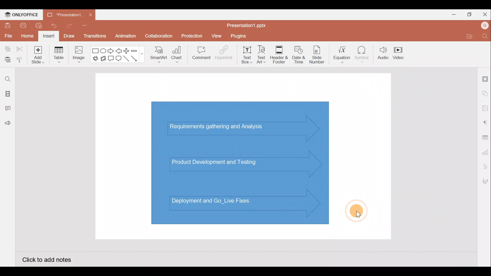 Image resolution: width=491 pixels, height=276 pixels. I want to click on Find, so click(8, 79).